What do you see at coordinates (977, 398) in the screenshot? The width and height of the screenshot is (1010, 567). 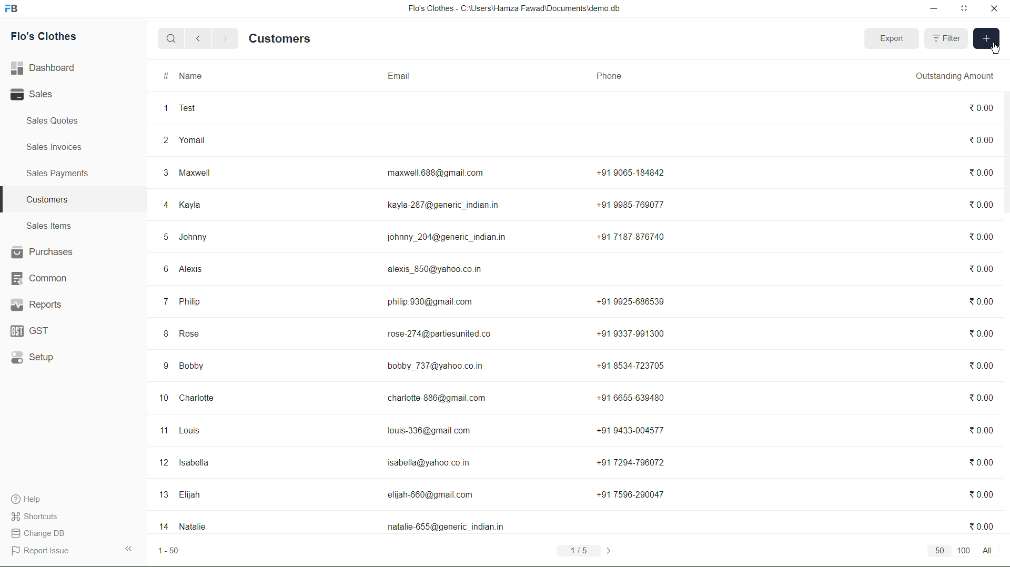 I see `0.00` at bounding box center [977, 398].